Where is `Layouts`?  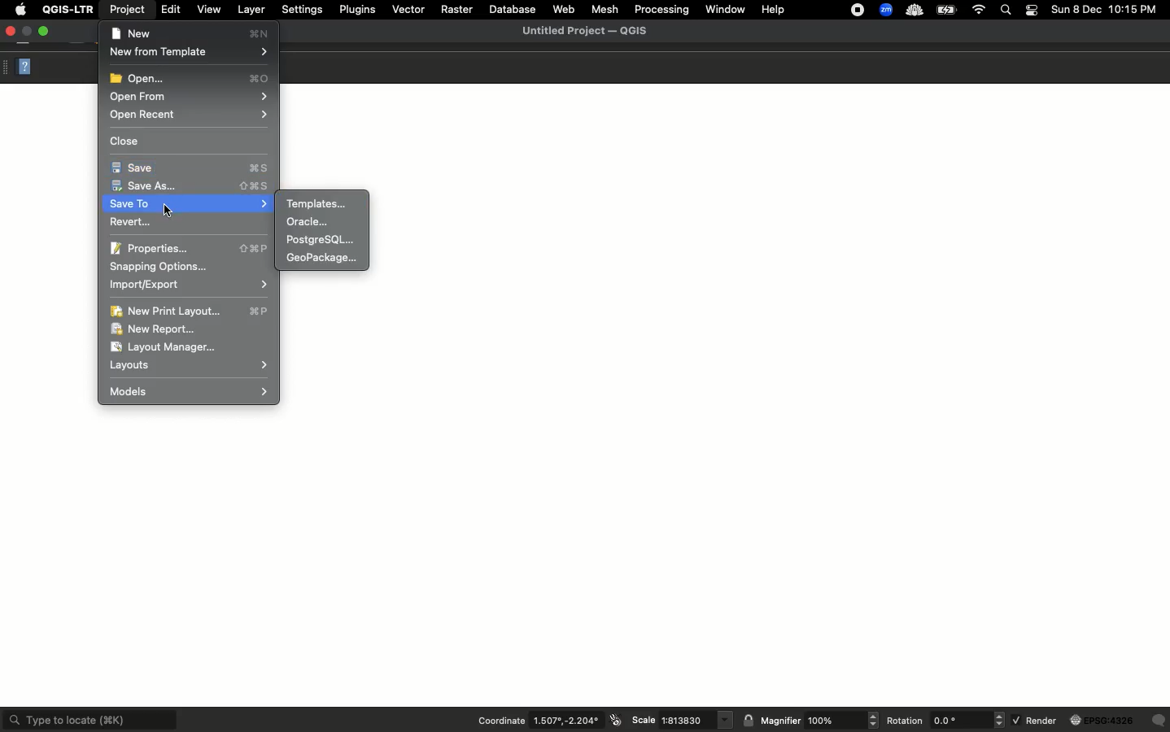 Layouts is located at coordinates (190, 366).